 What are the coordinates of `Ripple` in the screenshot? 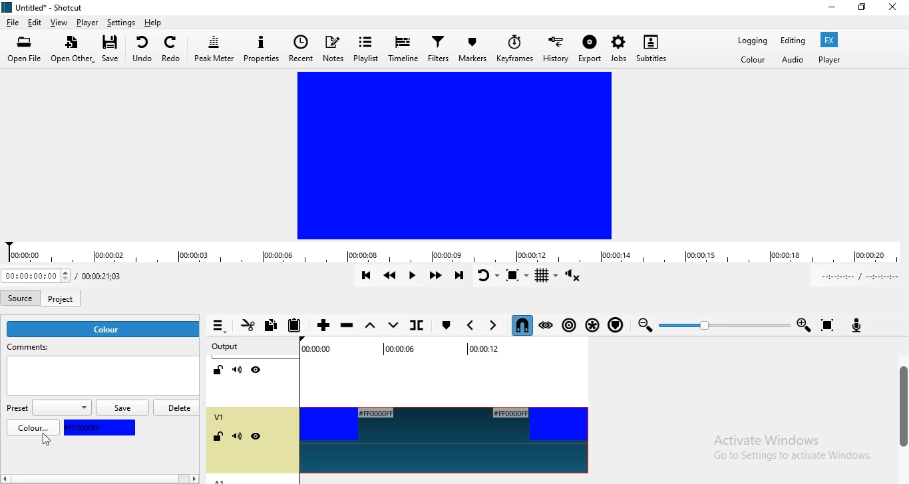 It's located at (570, 326).